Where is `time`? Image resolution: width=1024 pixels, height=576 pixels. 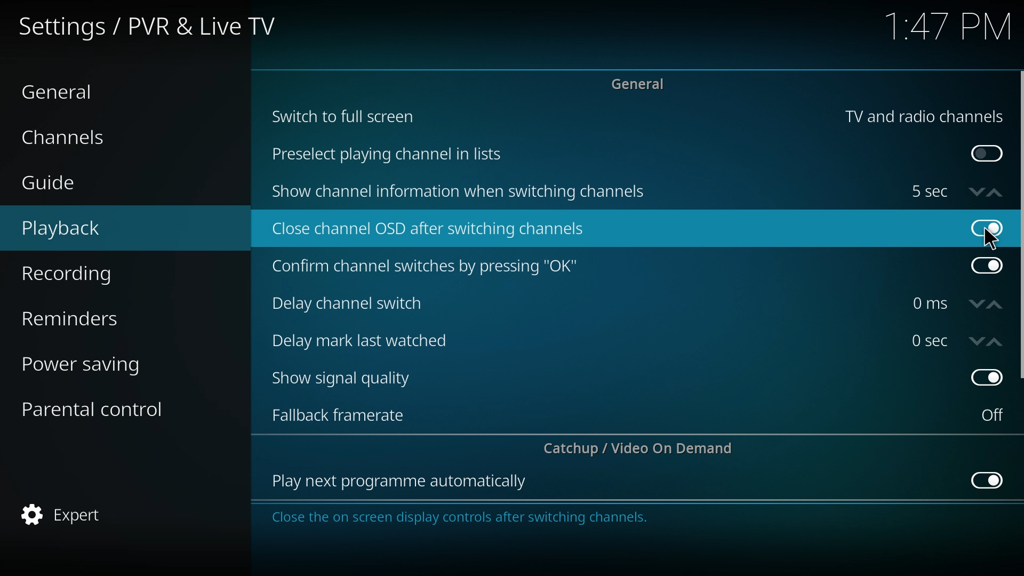 time is located at coordinates (930, 340).